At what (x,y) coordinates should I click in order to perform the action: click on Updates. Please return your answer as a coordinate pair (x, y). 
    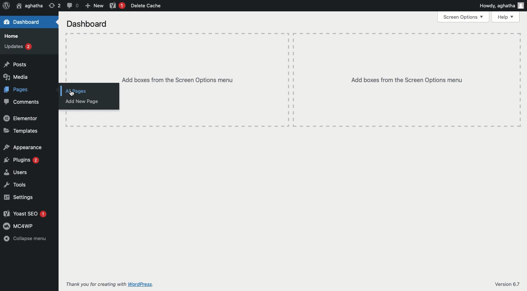
    Looking at the image, I should click on (26, 47).